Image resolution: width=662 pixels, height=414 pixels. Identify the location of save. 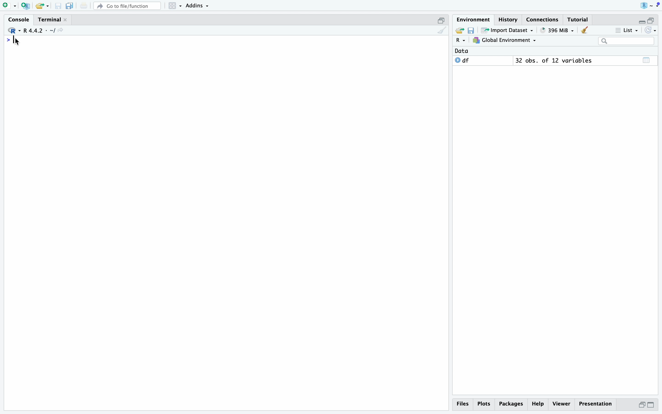
(471, 30).